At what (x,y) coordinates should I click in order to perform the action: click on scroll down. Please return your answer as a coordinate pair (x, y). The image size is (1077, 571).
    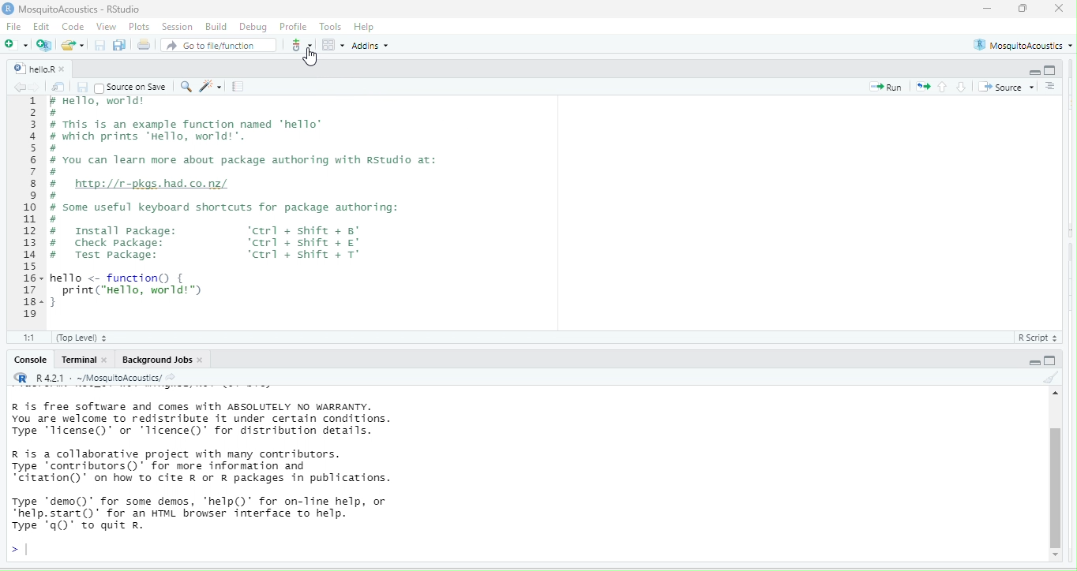
    Looking at the image, I should click on (1056, 554).